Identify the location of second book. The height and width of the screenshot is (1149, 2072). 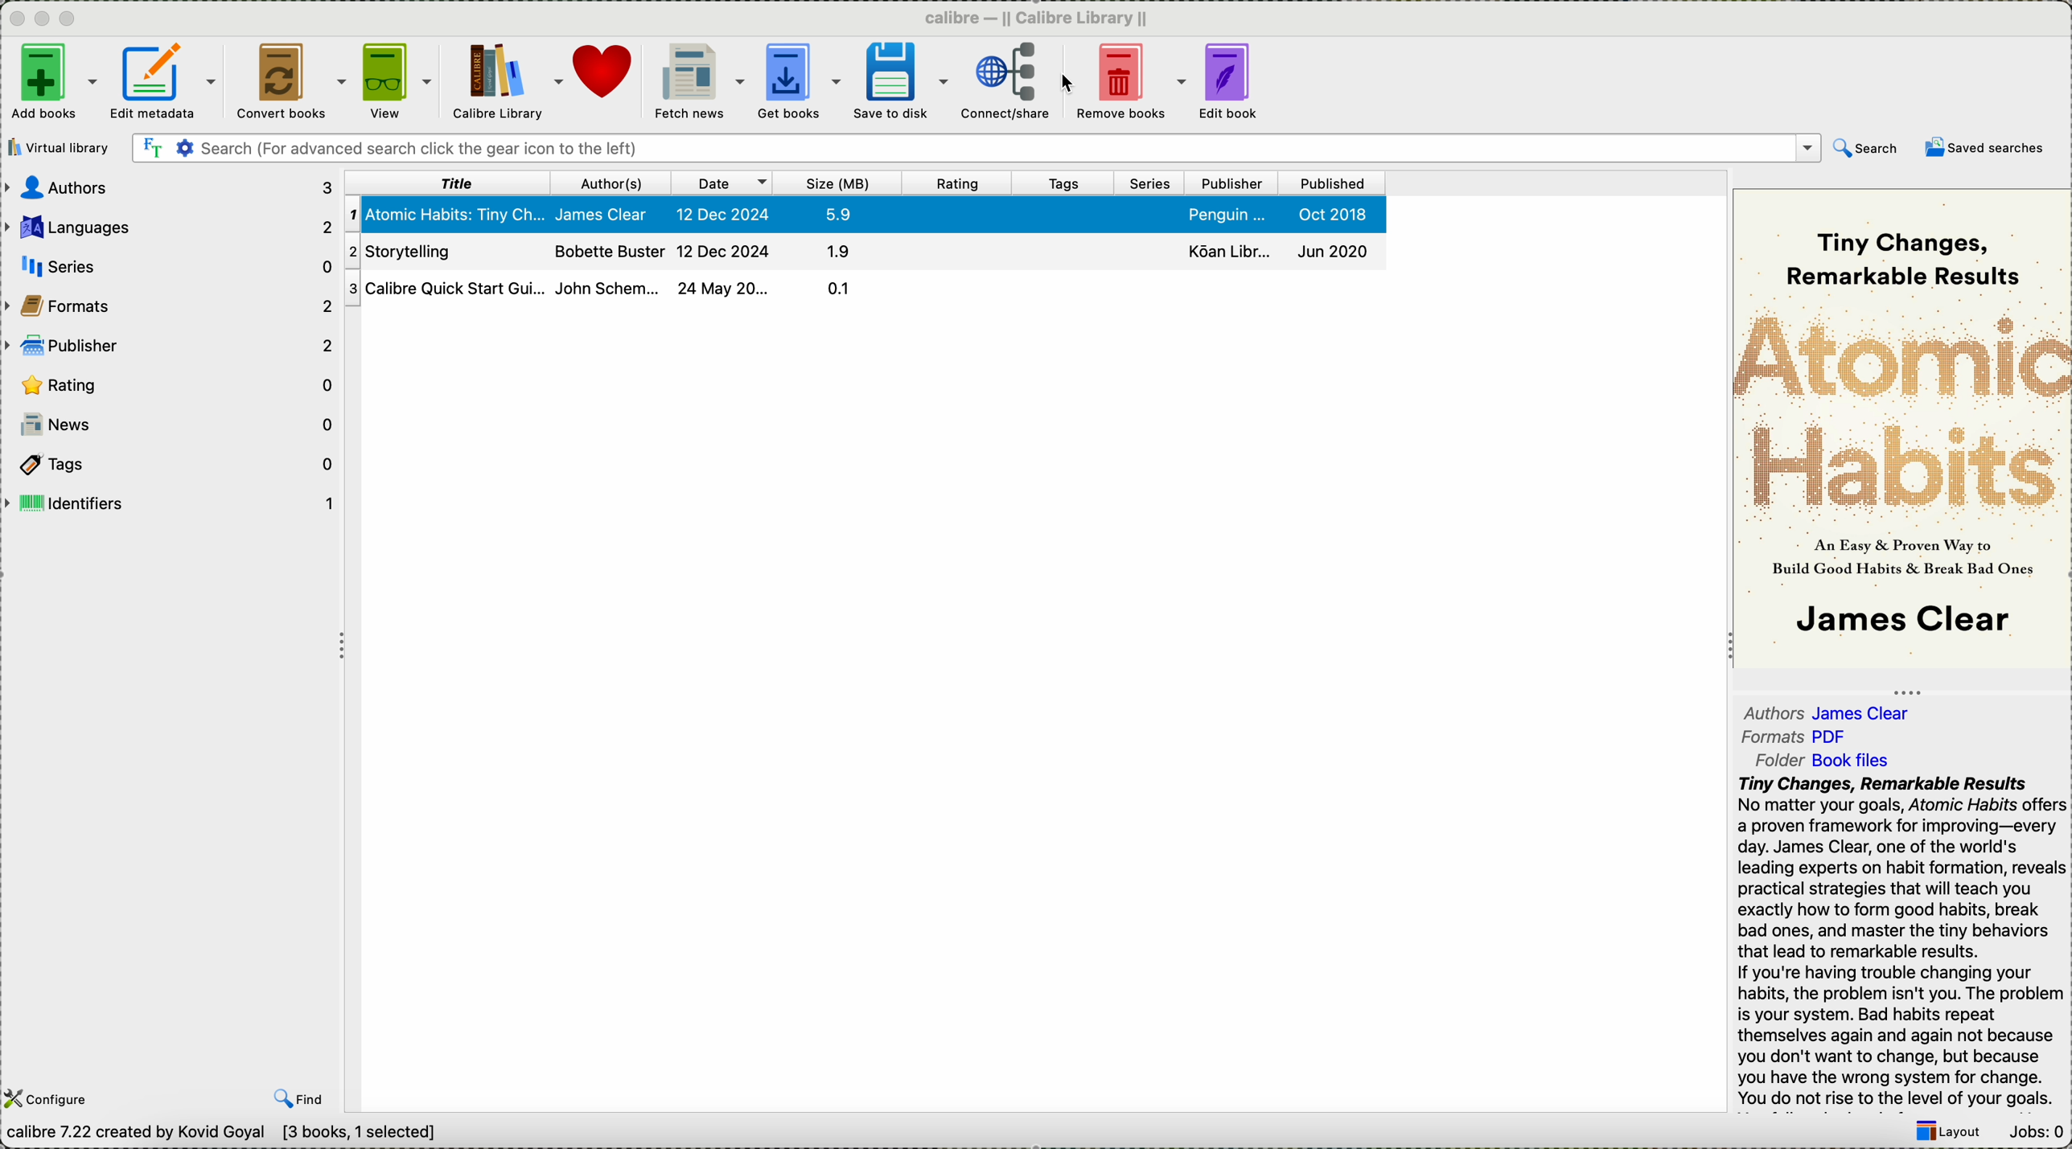
(861, 251).